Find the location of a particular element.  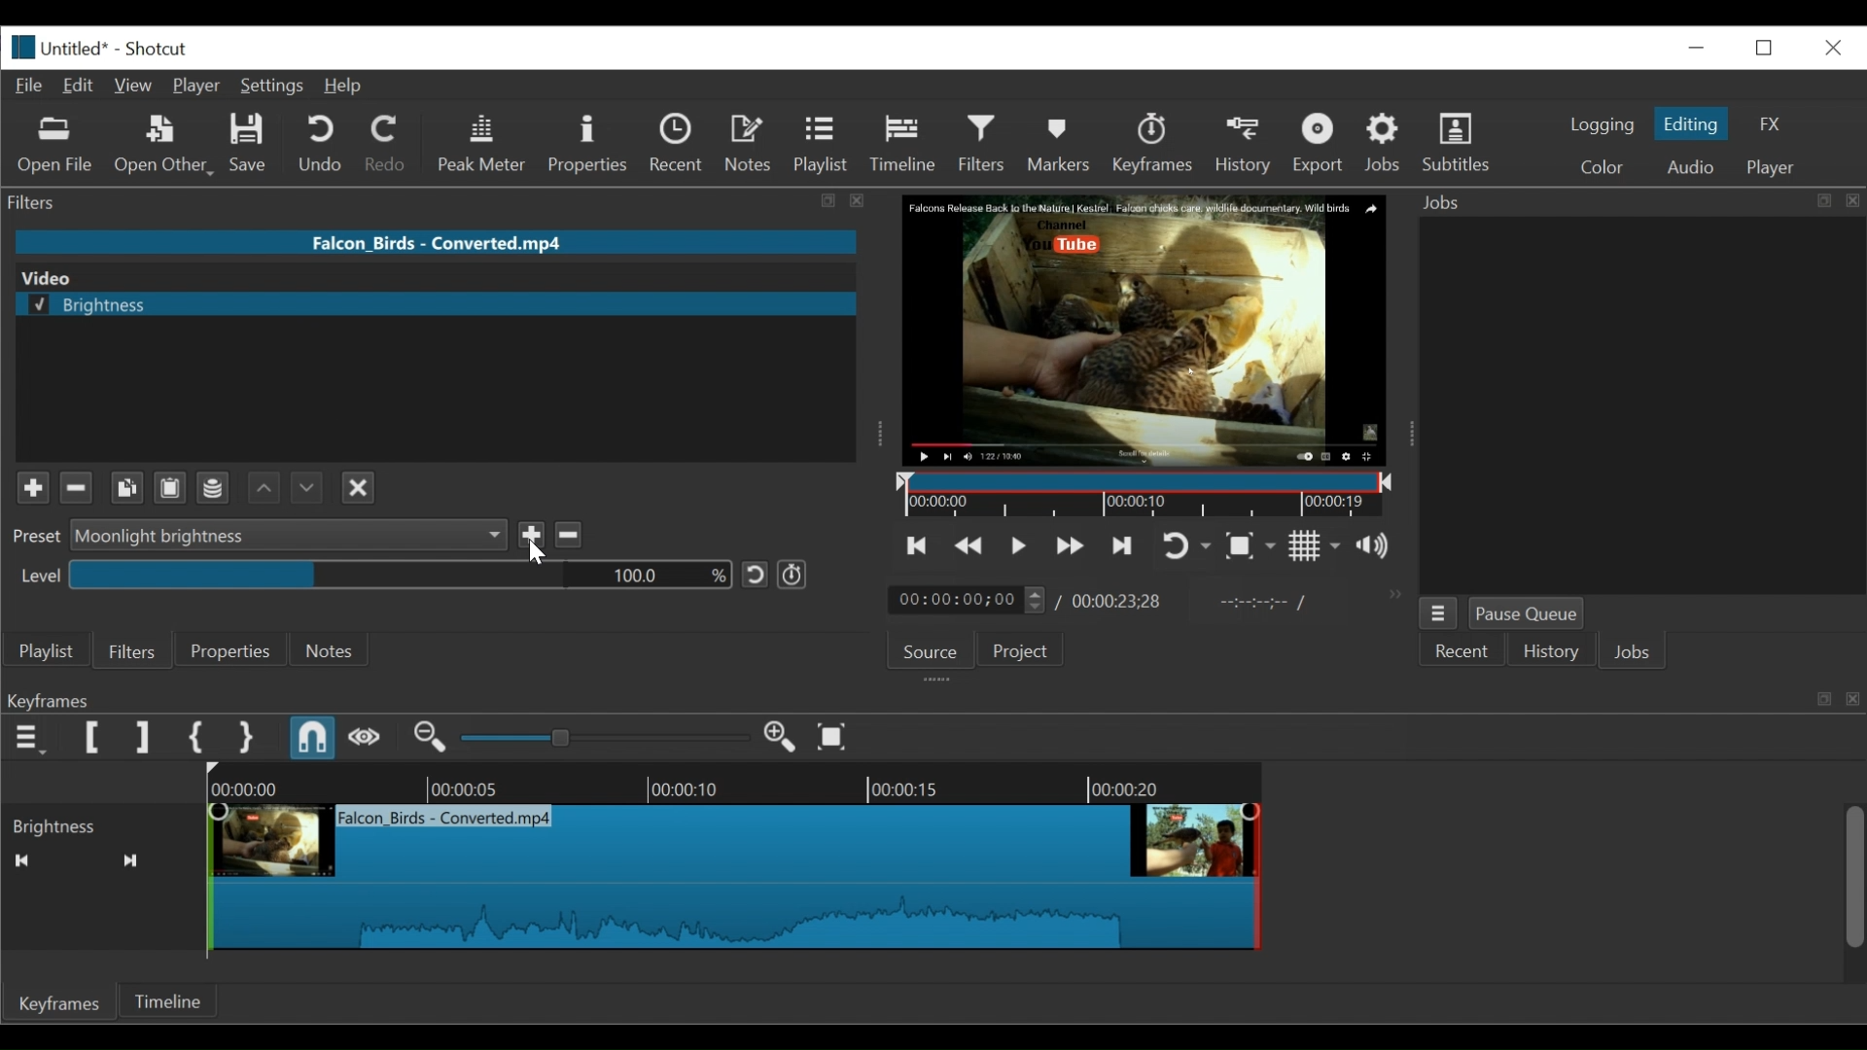

Open Other is located at coordinates (165, 145).